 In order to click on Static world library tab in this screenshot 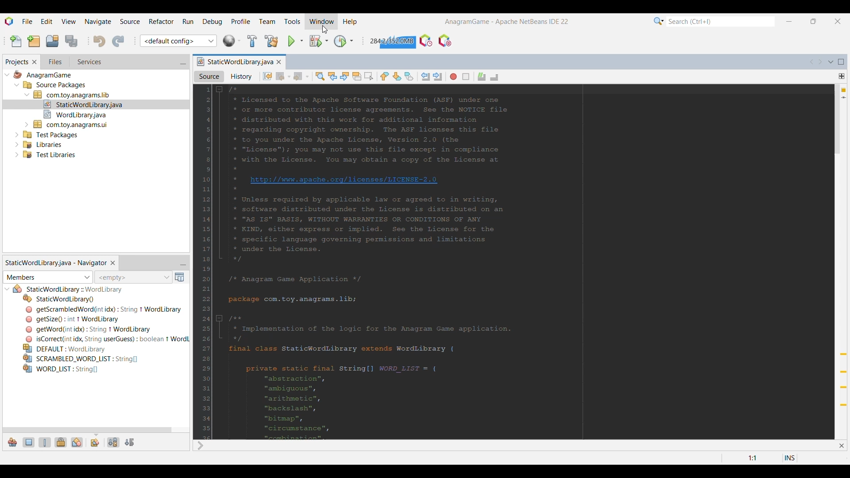, I will do `click(55, 262)`.